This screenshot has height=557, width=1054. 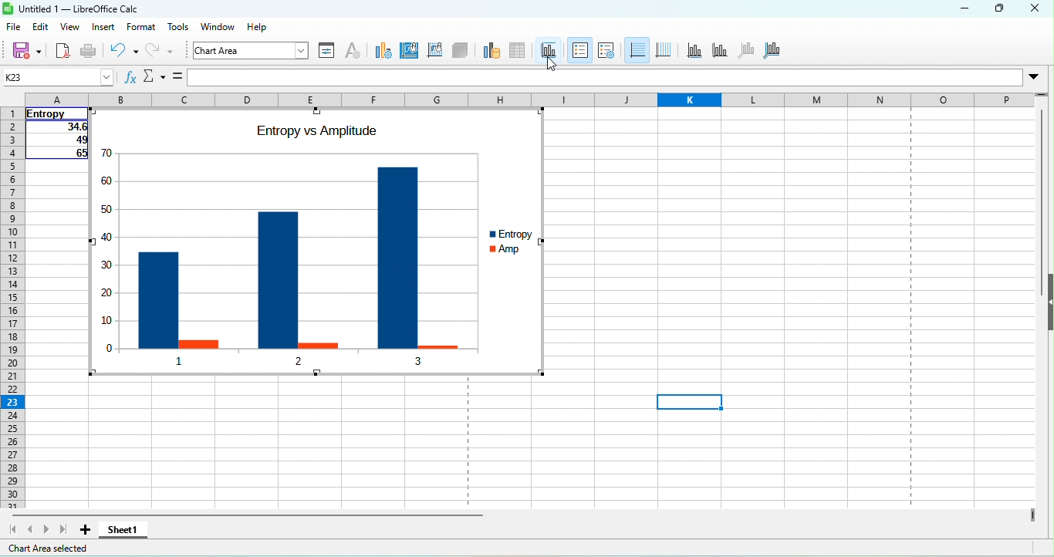 I want to click on edit, so click(x=40, y=27).